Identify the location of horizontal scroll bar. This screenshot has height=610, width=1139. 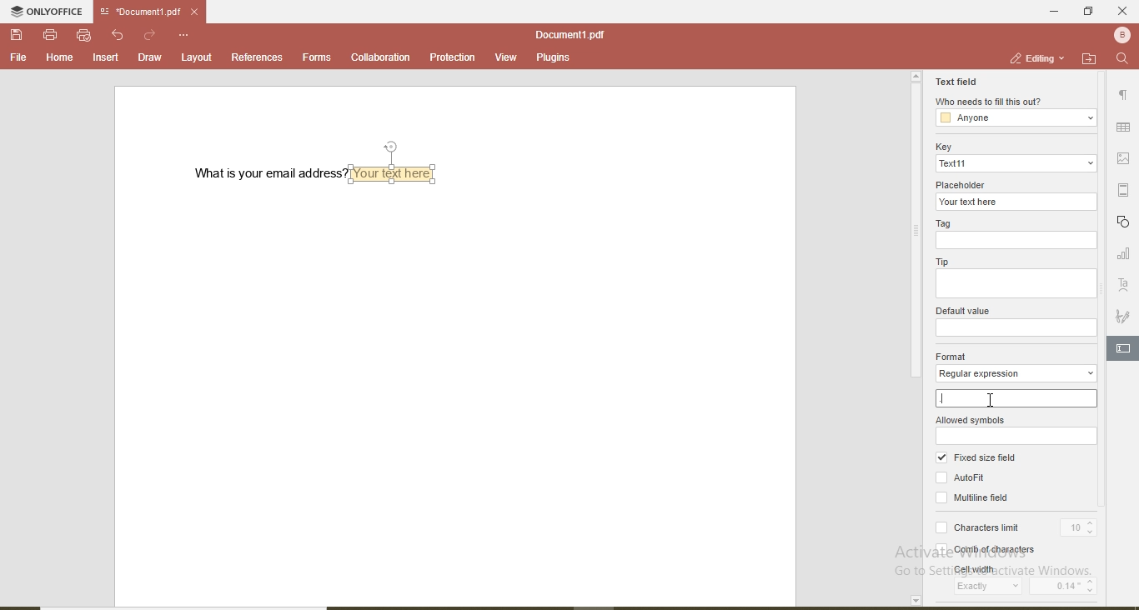
(196, 605).